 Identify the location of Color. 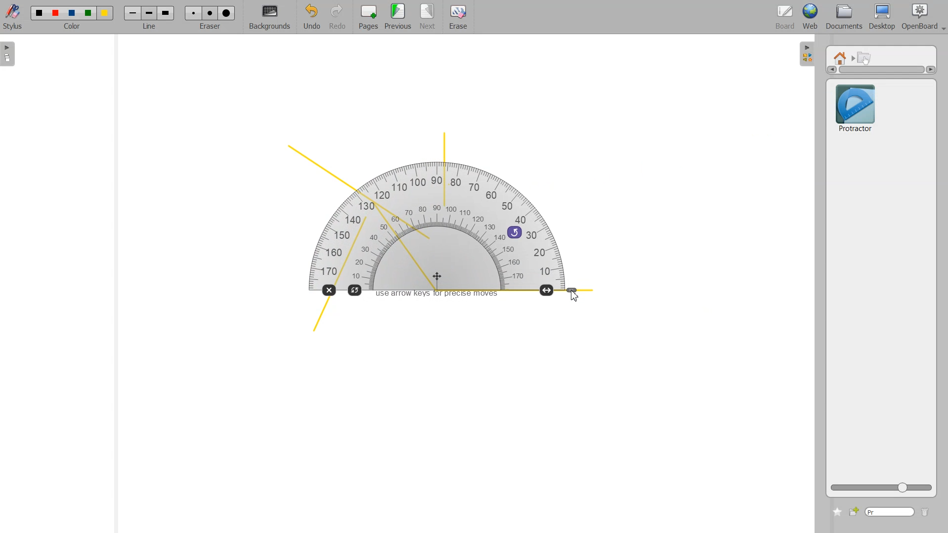
(72, 13).